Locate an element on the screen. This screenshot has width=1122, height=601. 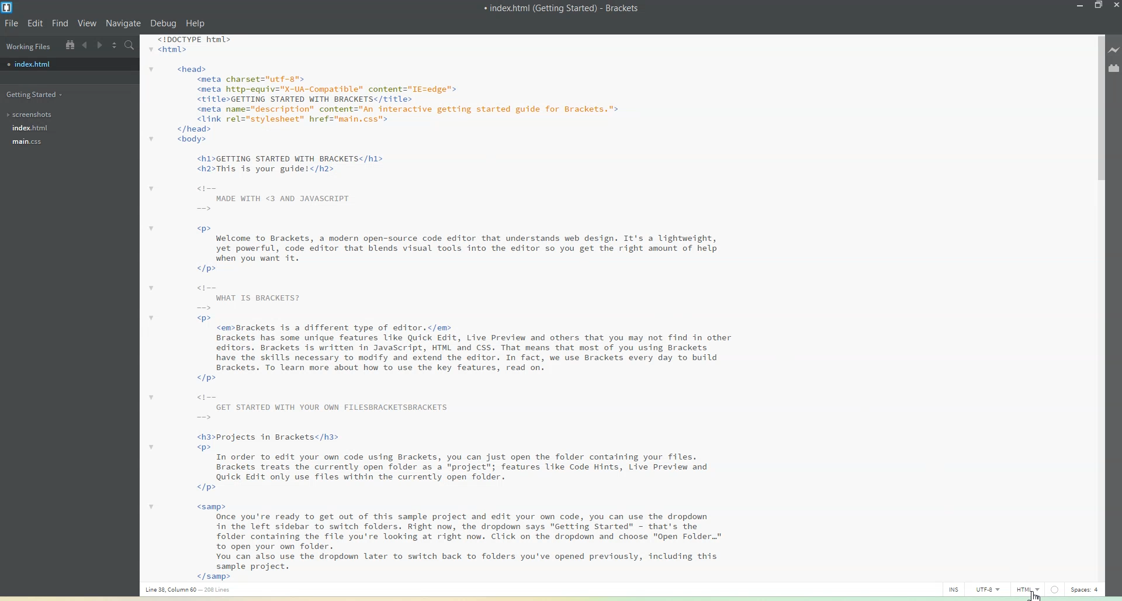
main.css is located at coordinates (32, 143).